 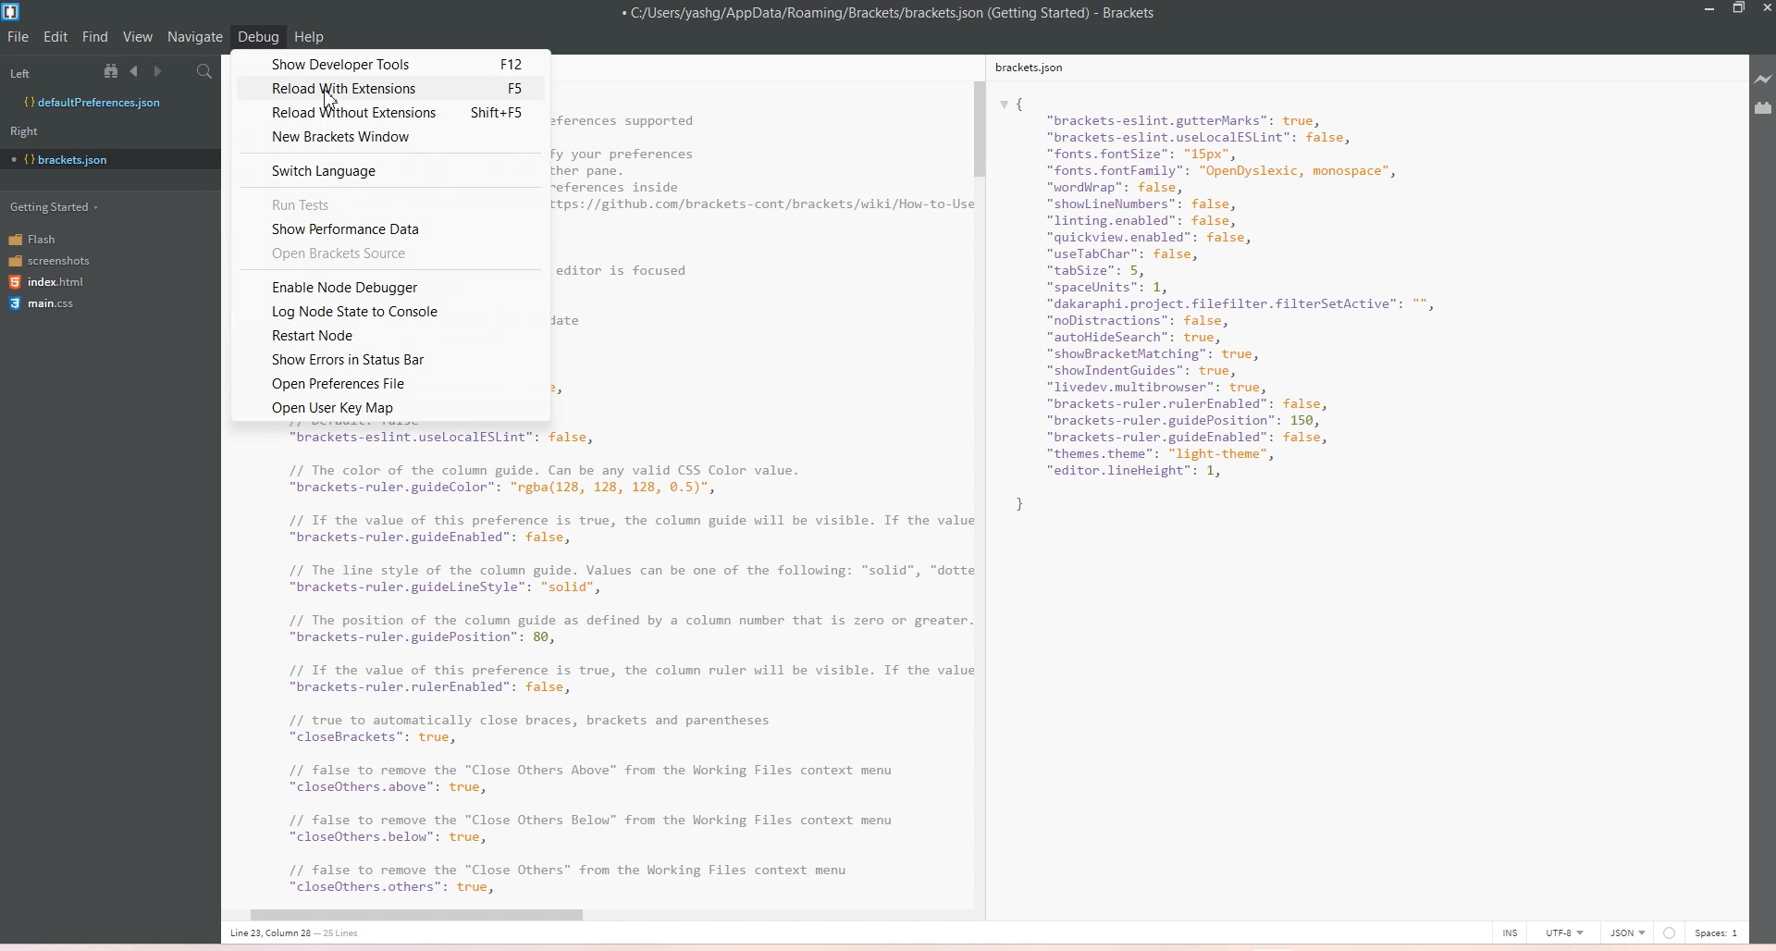 I want to click on brackets.json

vi
“brackets-eslint.gutterMarks”: true,
“brackets-eslint.uselocalESLint": false,
“fonts. fontSize": "15px",
“fonts. fontFamily”: "OpenDyslexic, monospace”,
“wordrap™: false,
“shouLineNumbers": false,
“linting.enabled": false,
“quickview.enabled”: false,
“useTabChar": false,
“tabSize": 5,
“spacelnits”: 1,
“dakaraphi.project. filefilter. filterSetActive™: ™*,
“noDistractions”: false,
“autoHideSearch”: true,
“showBracketMatching”: true,
“showIndentGuides”: true,
“livedev.multibrowser”: true,
“brackets-ruler.rulerEnabled”: false,
“brackets-ruler.guidePosition": 150,
“brackets-ruler.guideEnabled": false,
“themes. theme": "light-theme",
Sh 100]

}, so click(x=1254, y=304).